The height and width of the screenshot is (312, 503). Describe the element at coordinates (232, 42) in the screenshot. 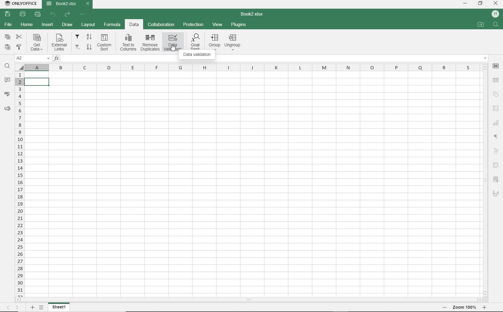

I see `ungroup` at that location.